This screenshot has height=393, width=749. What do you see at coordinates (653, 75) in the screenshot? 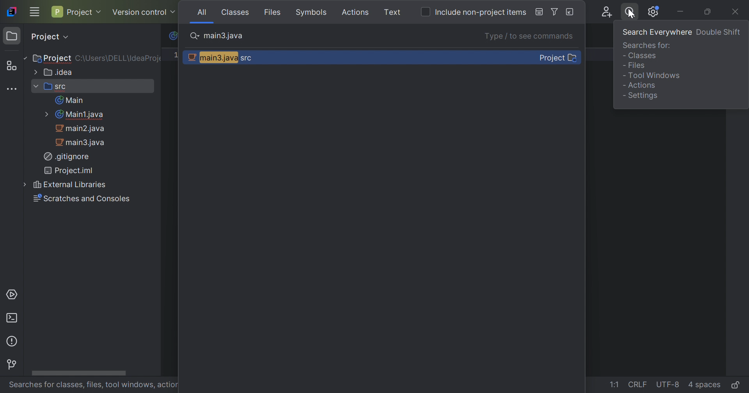
I see `Tool Windows` at bounding box center [653, 75].